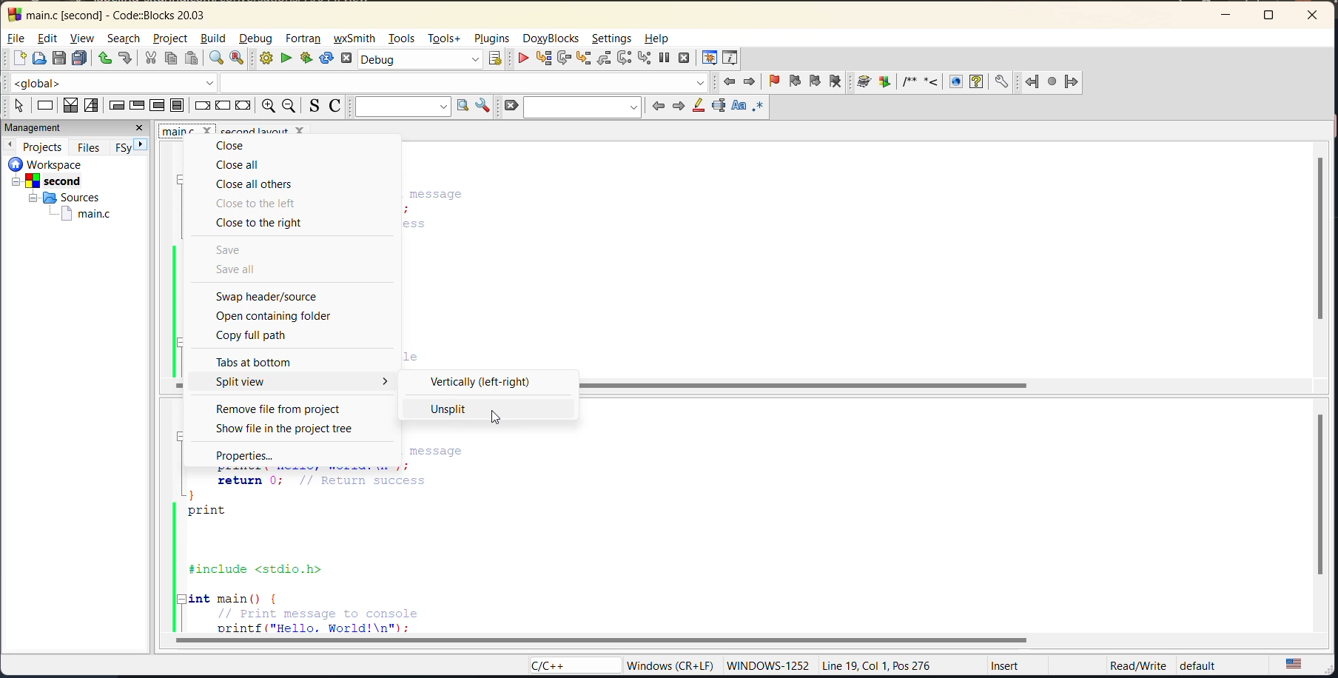  I want to click on unsplit, so click(446, 409).